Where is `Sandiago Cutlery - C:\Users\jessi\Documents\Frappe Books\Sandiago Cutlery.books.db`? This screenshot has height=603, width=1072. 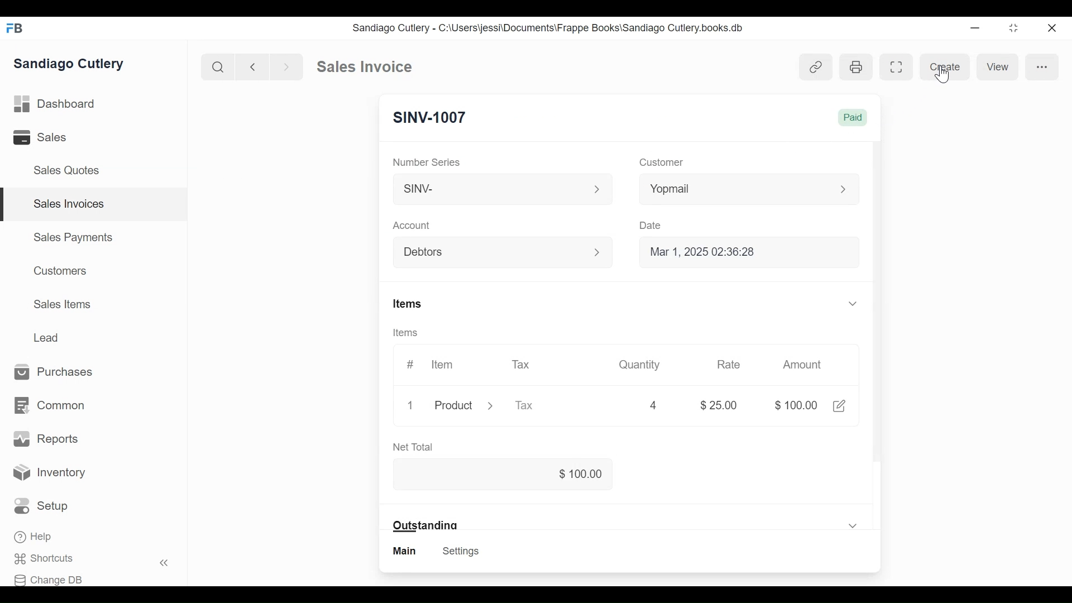 Sandiago Cutlery - C:\Users\jessi\Documents\Frappe Books\Sandiago Cutlery.books.db is located at coordinates (549, 28).